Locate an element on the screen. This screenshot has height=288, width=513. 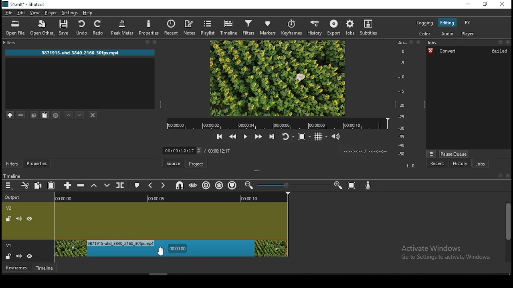
toggle zoo is located at coordinates (303, 137).